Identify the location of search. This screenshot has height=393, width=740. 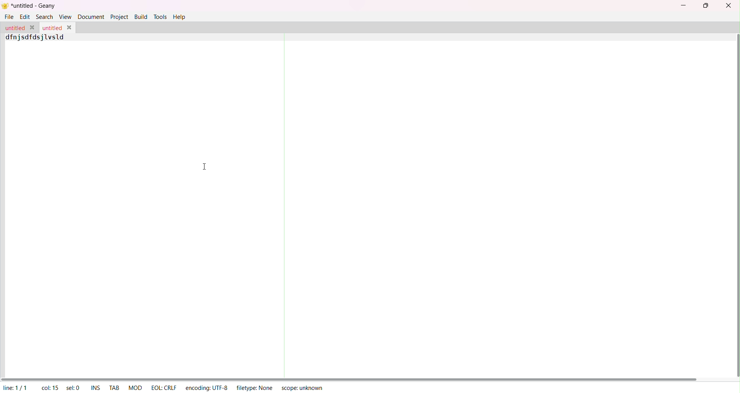
(44, 17).